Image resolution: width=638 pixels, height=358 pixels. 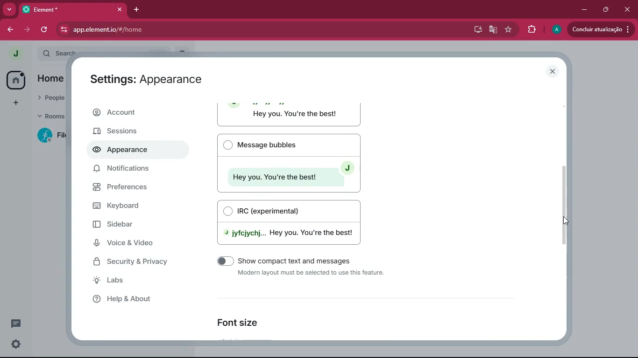 I want to click on font size, so click(x=244, y=322).